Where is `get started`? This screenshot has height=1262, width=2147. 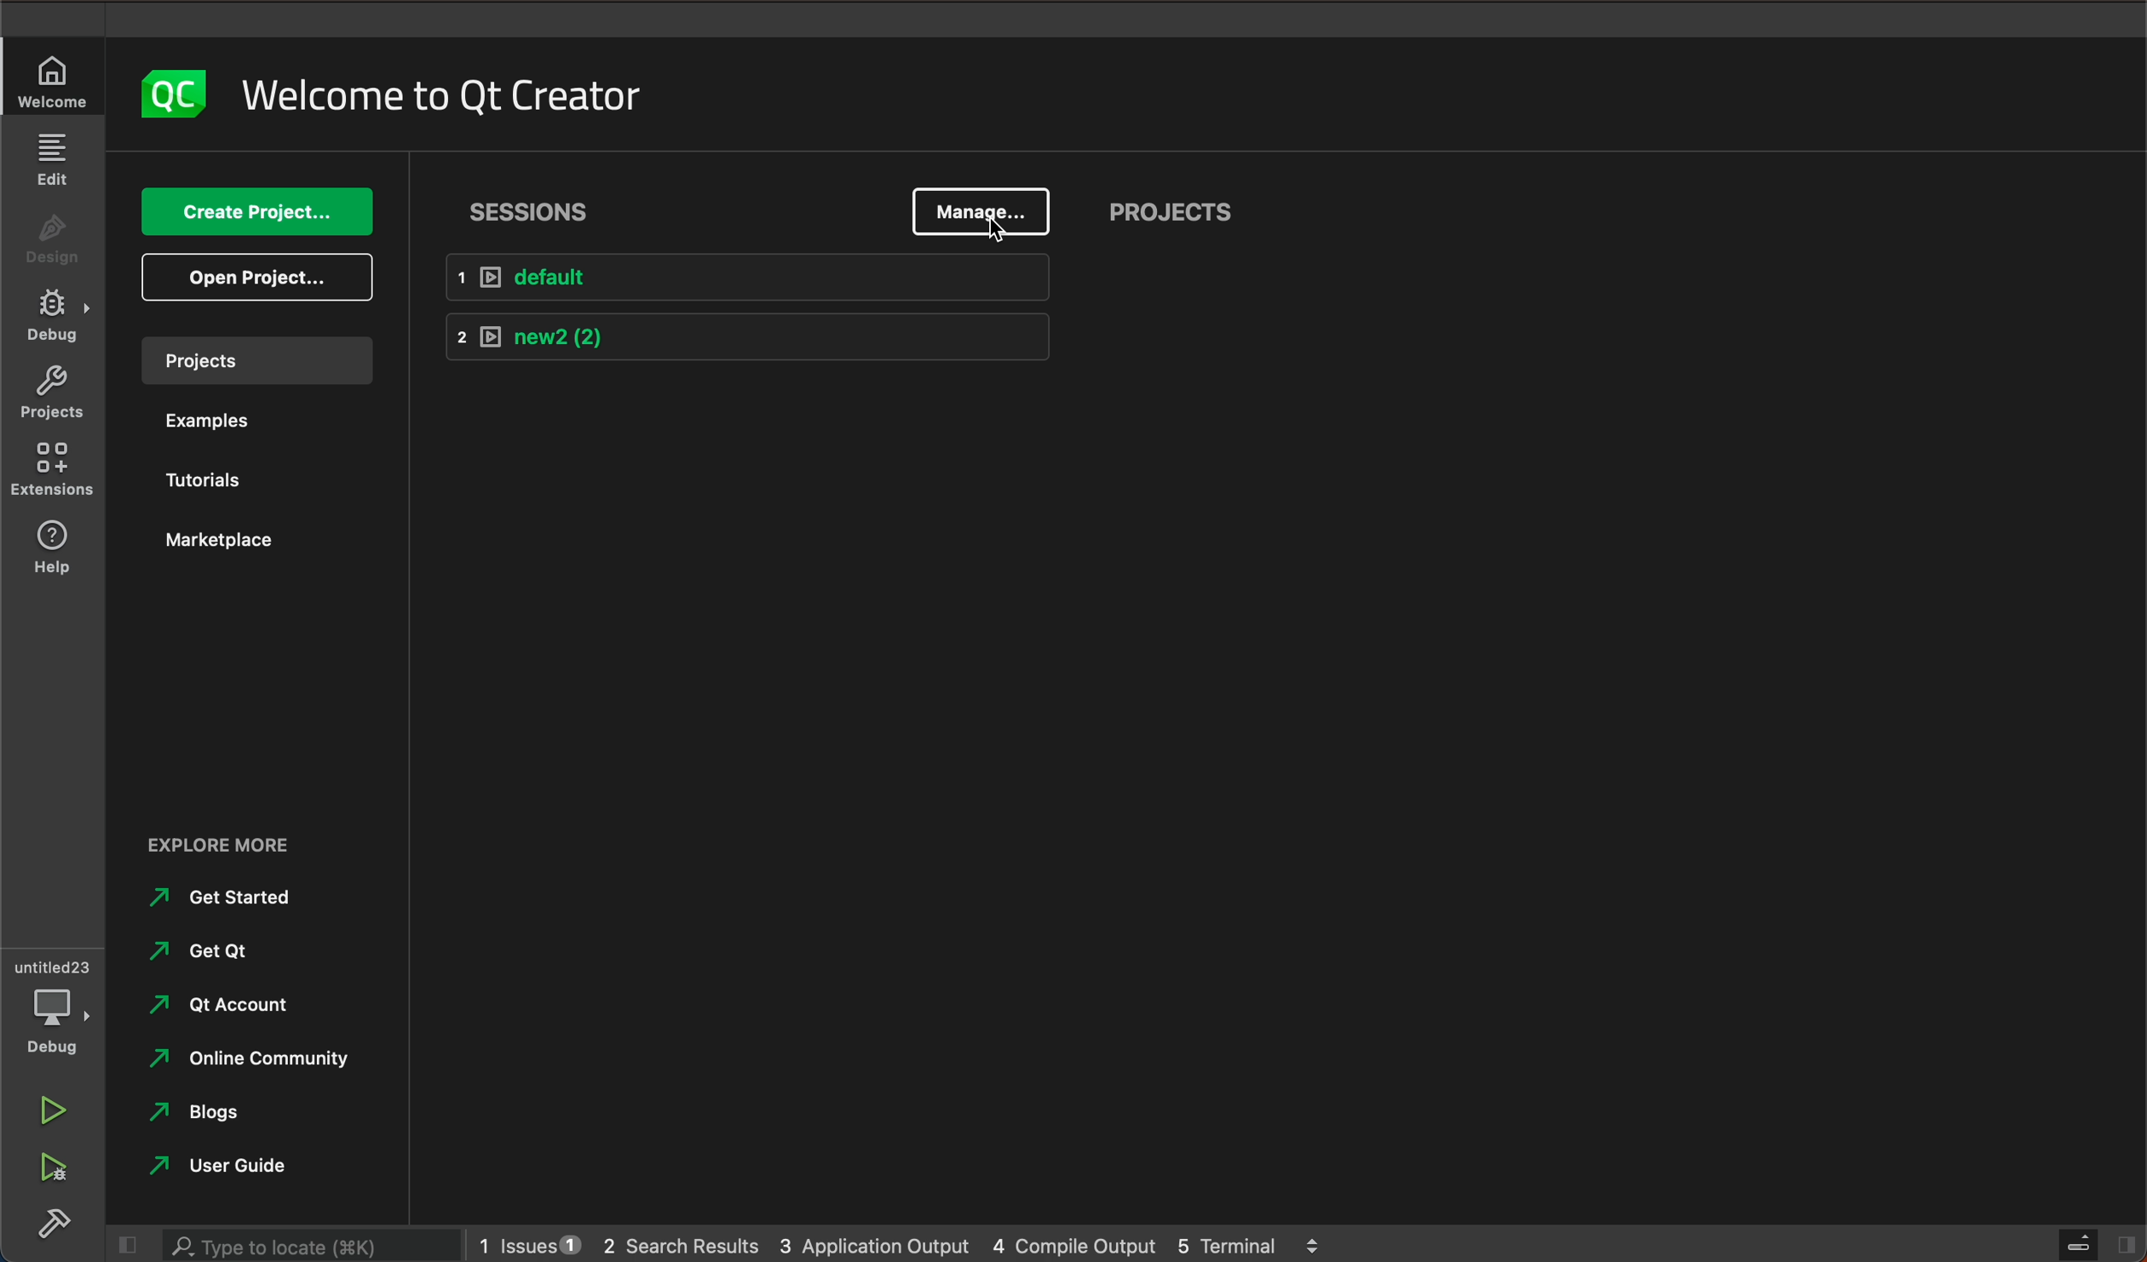 get started is located at coordinates (226, 903).